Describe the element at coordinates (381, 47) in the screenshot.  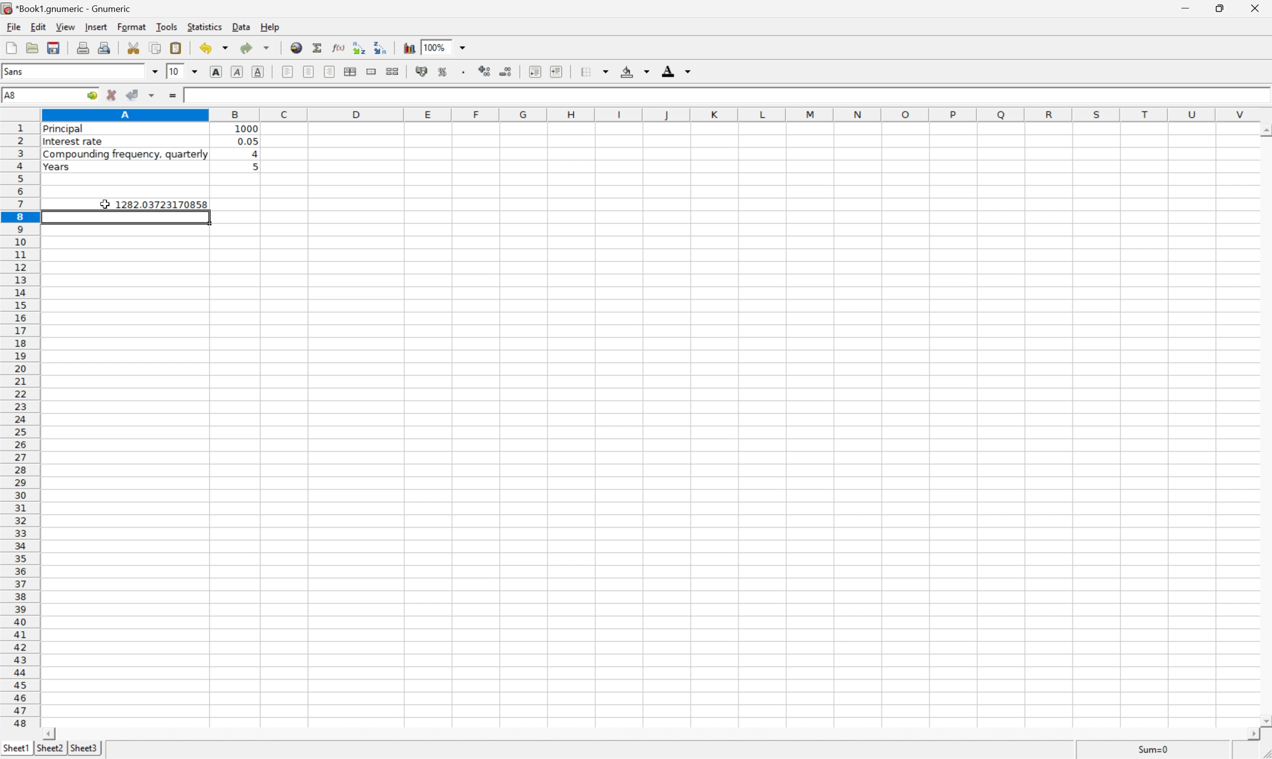
I see `Sort the selected region in descending order based on the first column selected` at that location.